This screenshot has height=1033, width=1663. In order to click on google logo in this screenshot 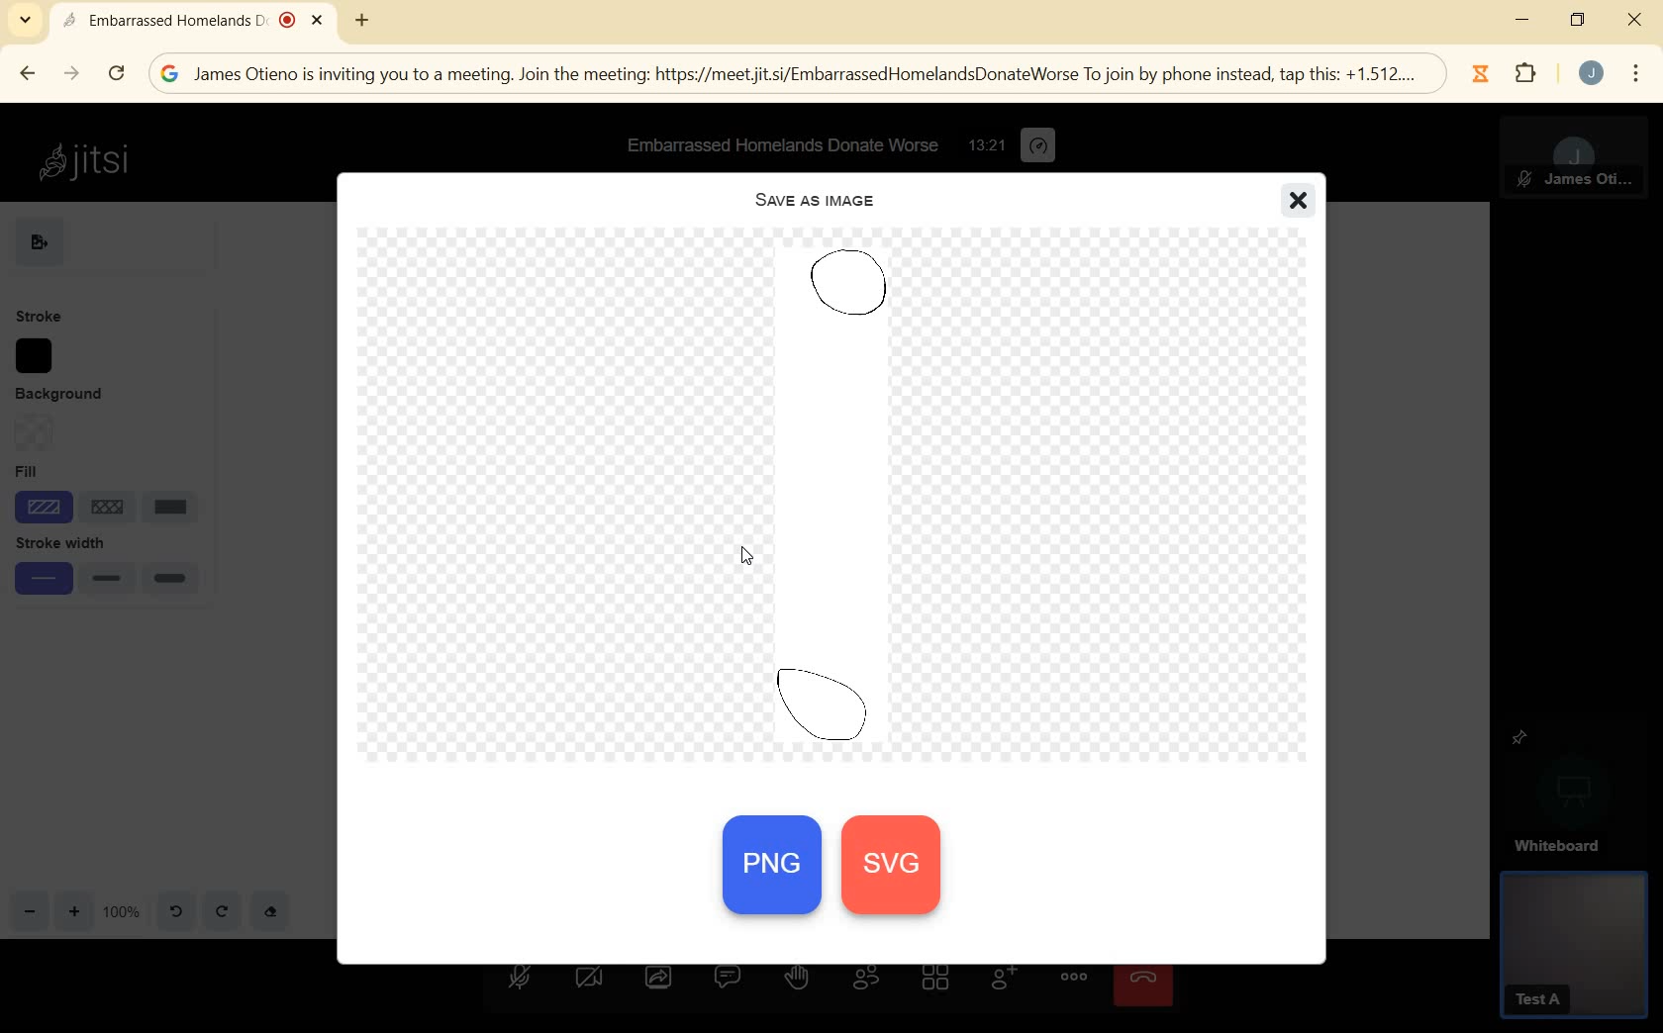, I will do `click(170, 74)`.